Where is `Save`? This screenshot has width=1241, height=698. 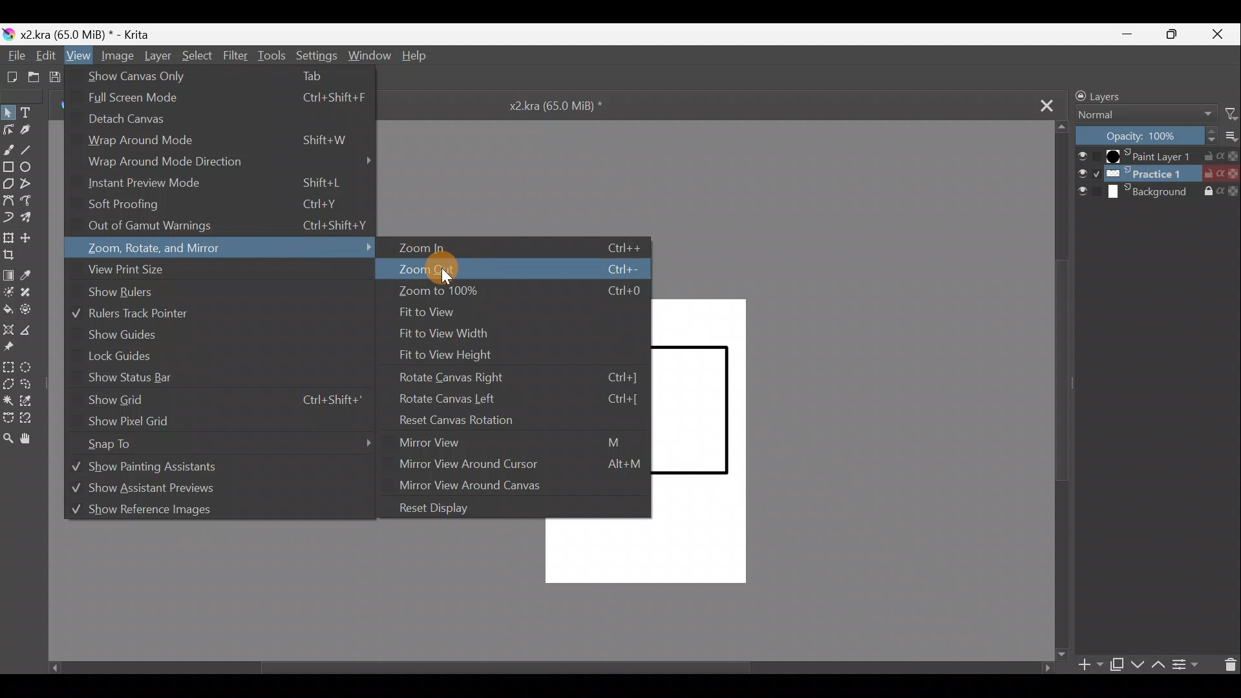 Save is located at coordinates (59, 77).